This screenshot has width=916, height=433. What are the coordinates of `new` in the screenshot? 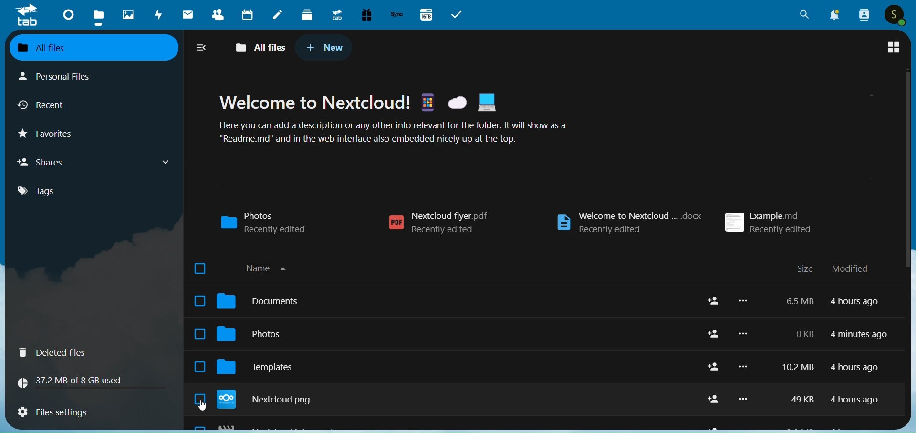 It's located at (326, 48).